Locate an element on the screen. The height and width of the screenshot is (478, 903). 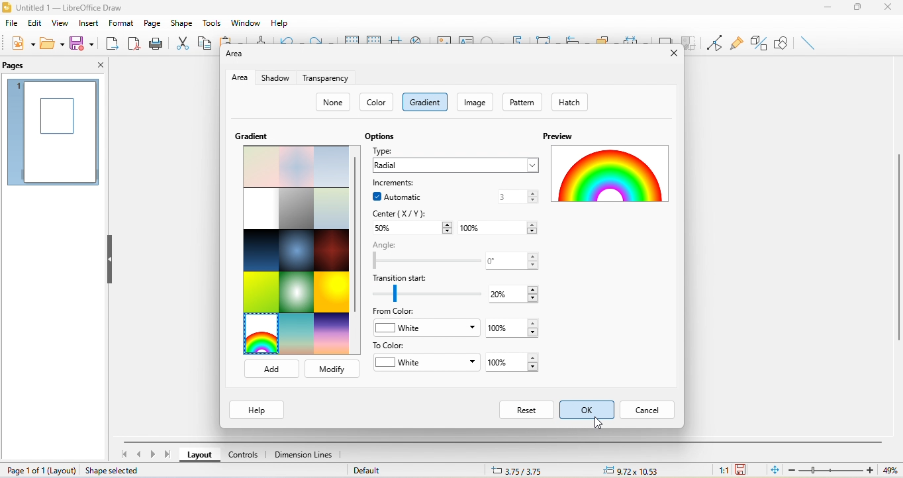
reset is located at coordinates (526, 411).